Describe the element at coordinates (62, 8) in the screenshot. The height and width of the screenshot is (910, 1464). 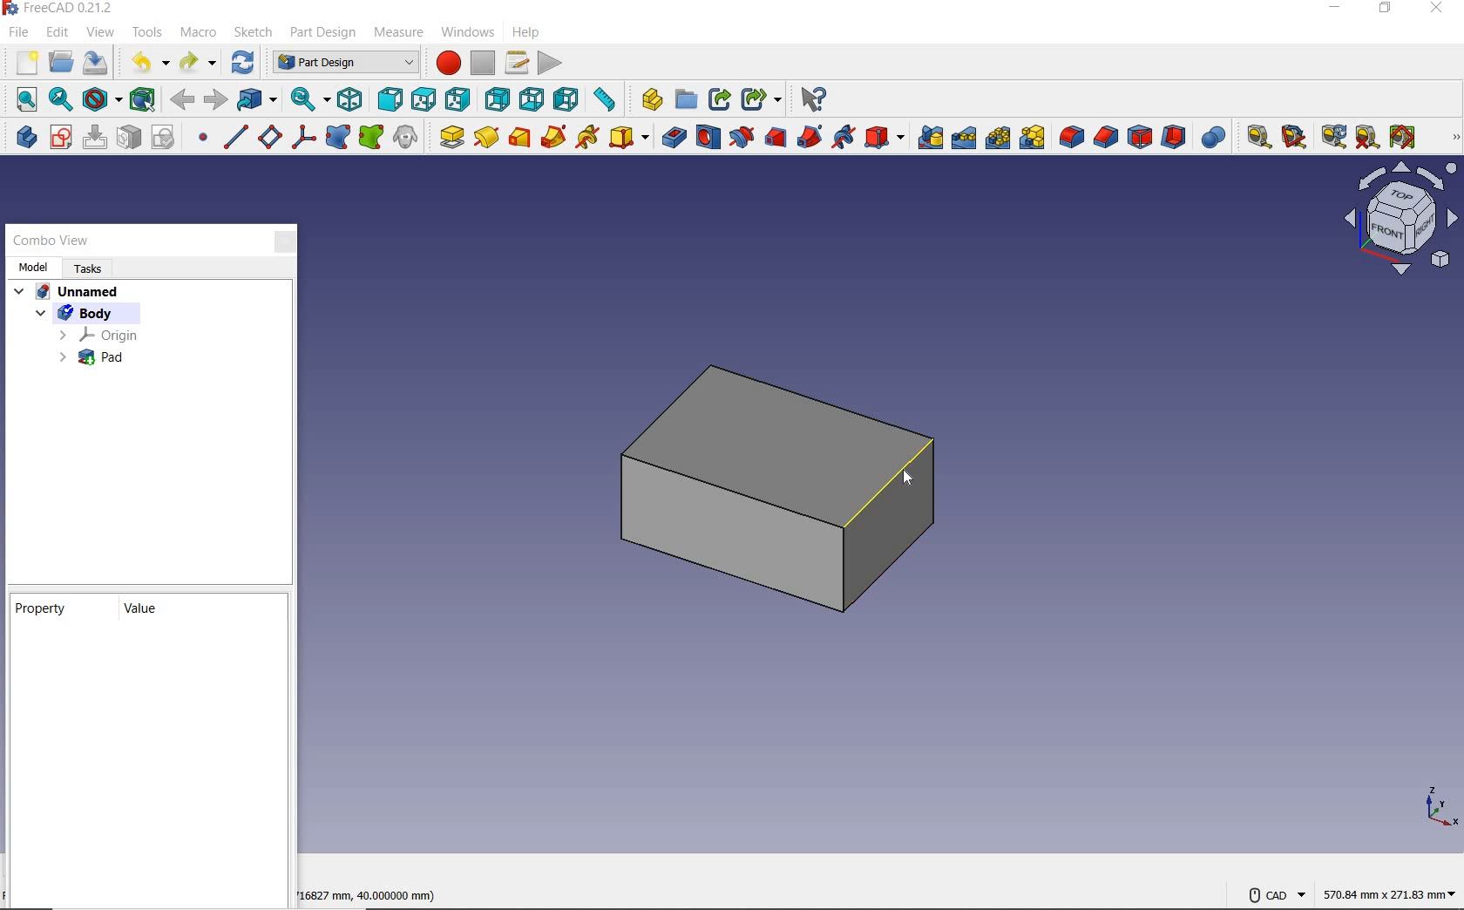
I see `FreeCAD 0.21.2` at that location.